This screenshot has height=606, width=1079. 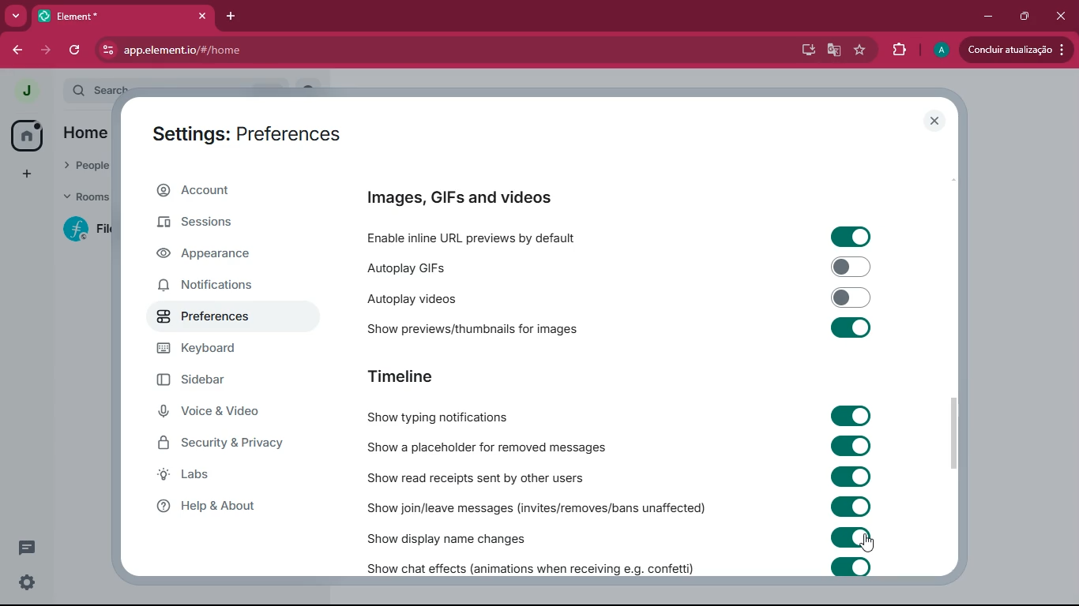 I want to click on labs, so click(x=214, y=474).